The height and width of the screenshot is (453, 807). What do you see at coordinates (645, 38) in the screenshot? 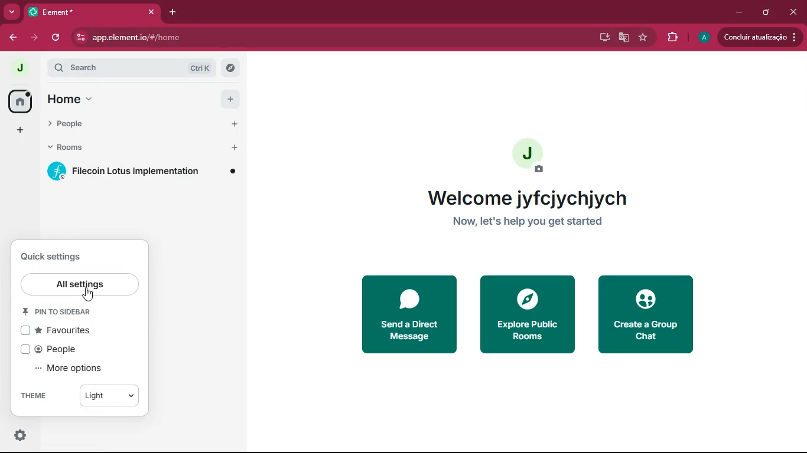
I see `favourite` at bounding box center [645, 38].